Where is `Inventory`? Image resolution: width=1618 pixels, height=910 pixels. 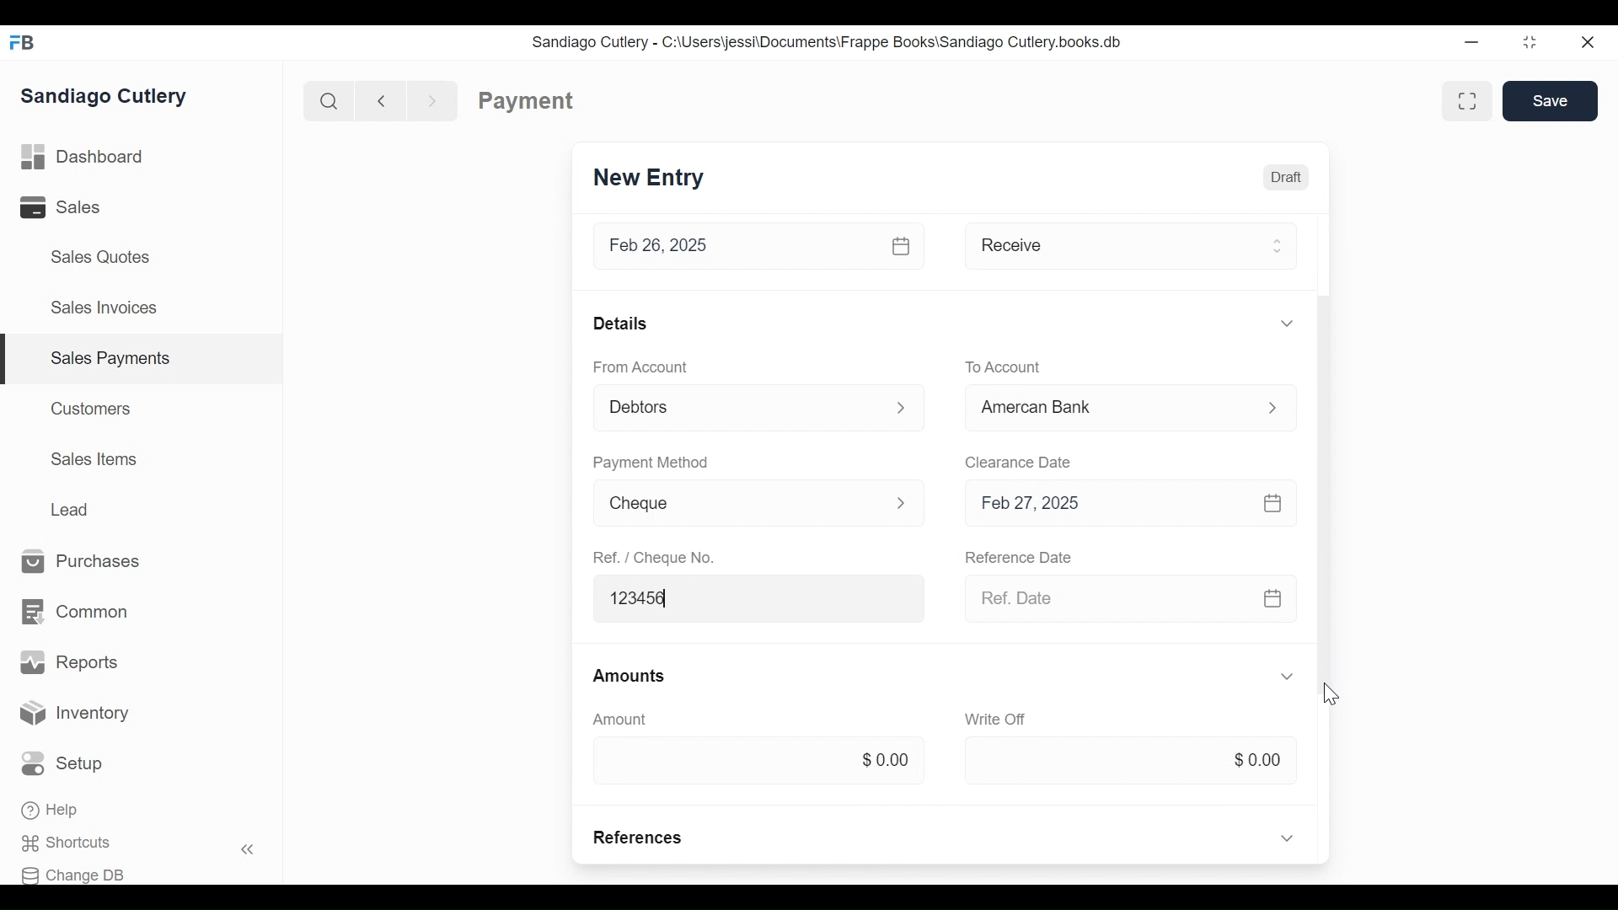 Inventory is located at coordinates (76, 714).